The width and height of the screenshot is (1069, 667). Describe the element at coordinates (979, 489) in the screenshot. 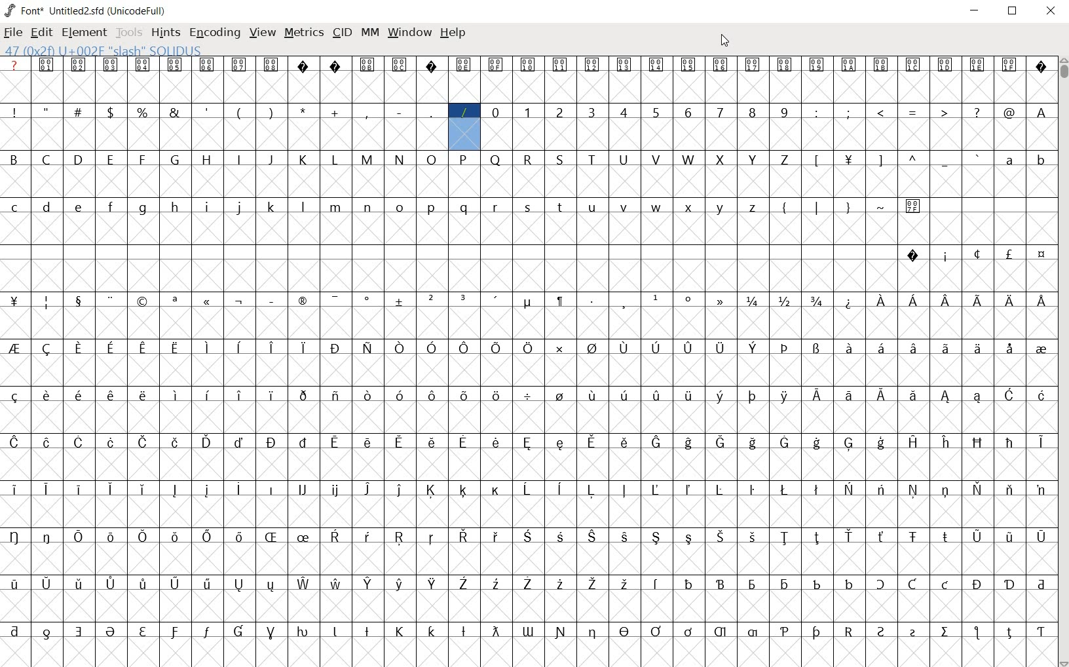

I see `glyph` at that location.